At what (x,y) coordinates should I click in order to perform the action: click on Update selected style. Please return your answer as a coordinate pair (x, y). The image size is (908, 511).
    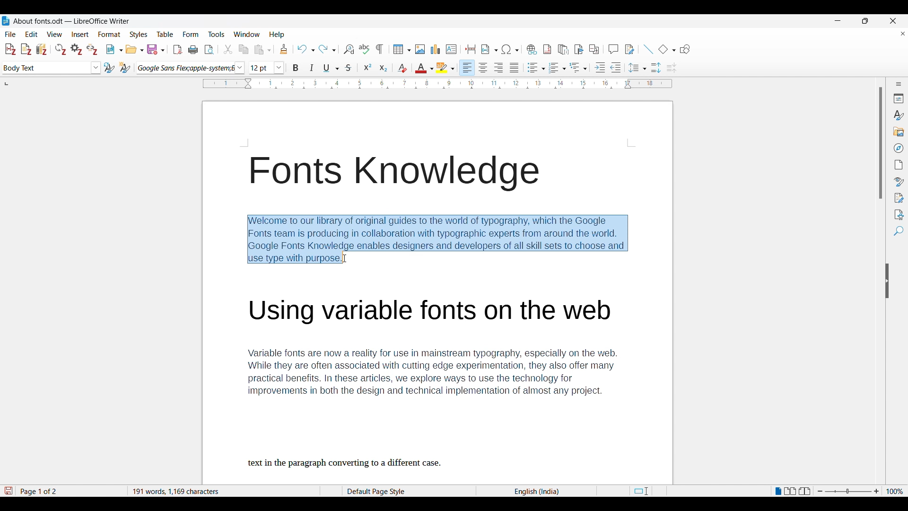
    Looking at the image, I should click on (109, 67).